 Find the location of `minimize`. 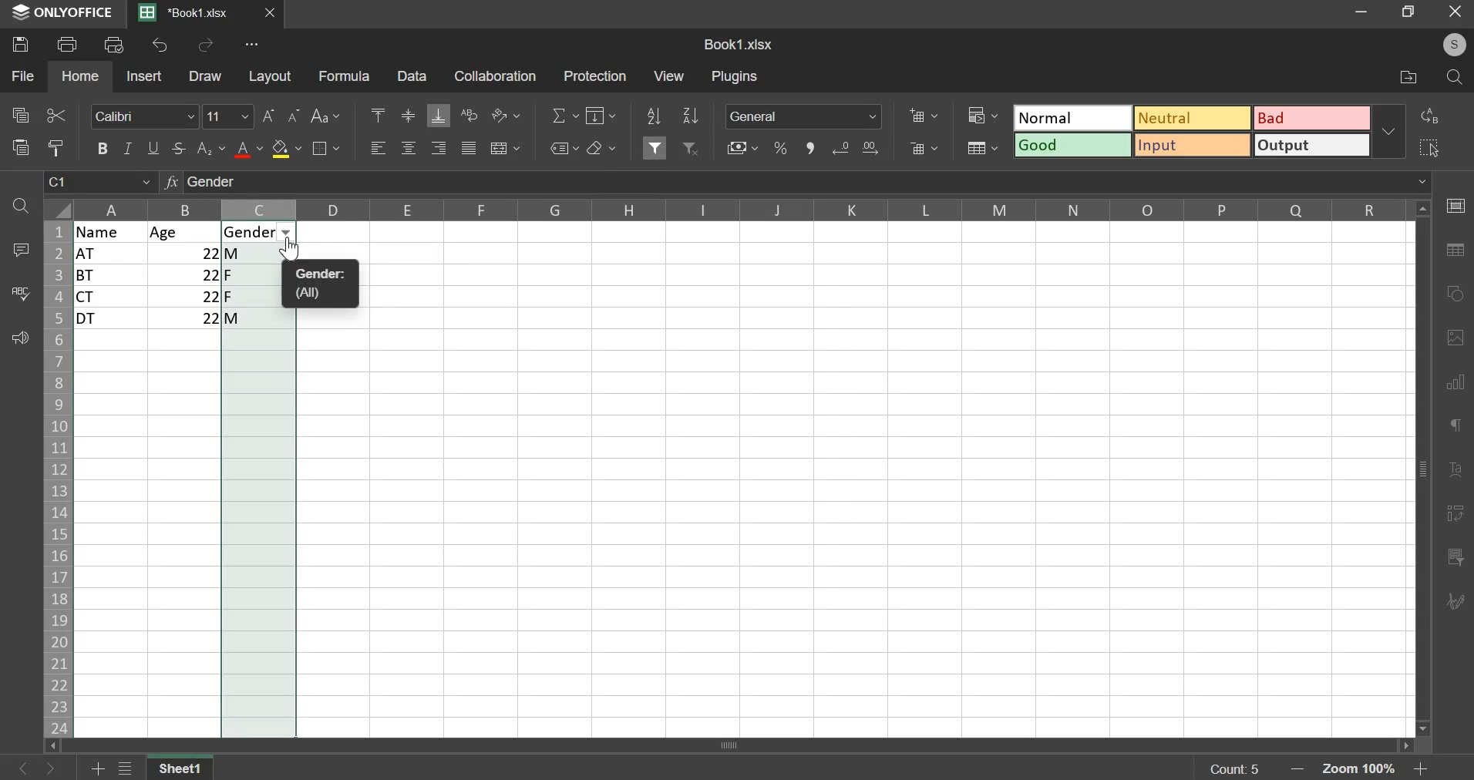

minimize is located at coordinates (1365, 14).